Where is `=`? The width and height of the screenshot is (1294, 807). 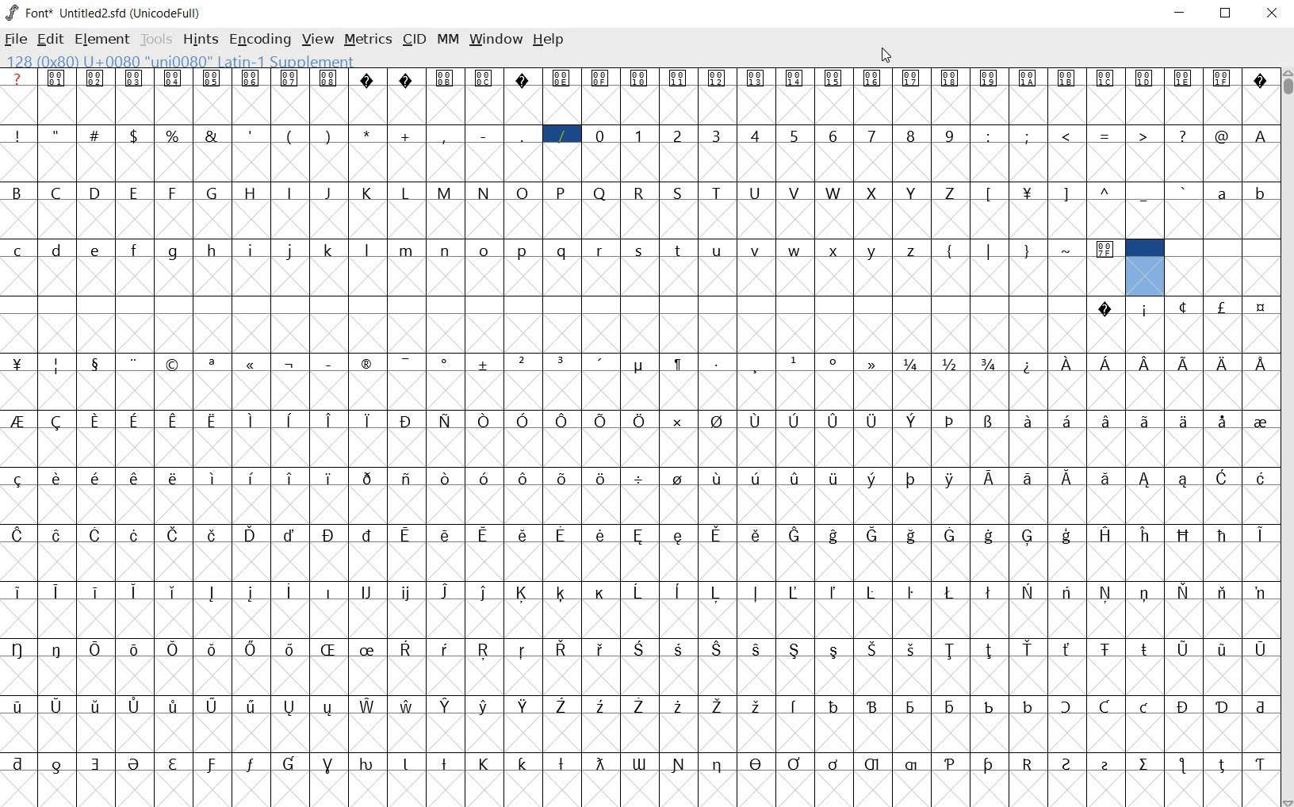
= is located at coordinates (1108, 135).